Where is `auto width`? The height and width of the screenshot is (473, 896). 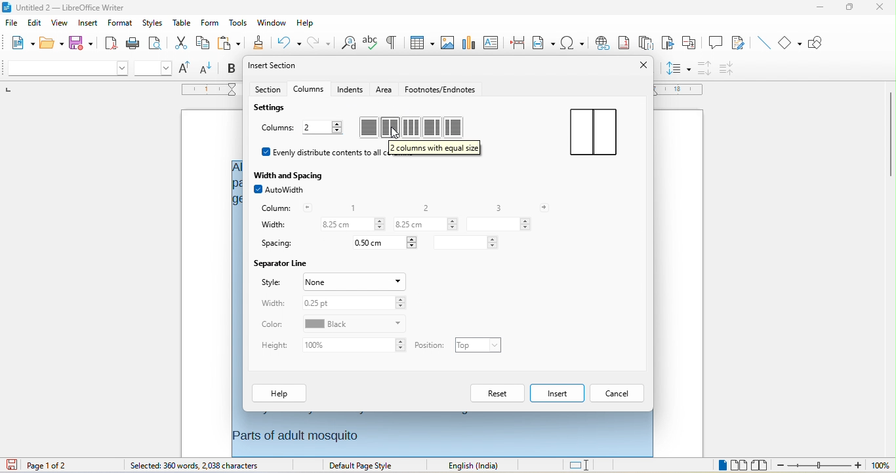 auto width is located at coordinates (280, 191).